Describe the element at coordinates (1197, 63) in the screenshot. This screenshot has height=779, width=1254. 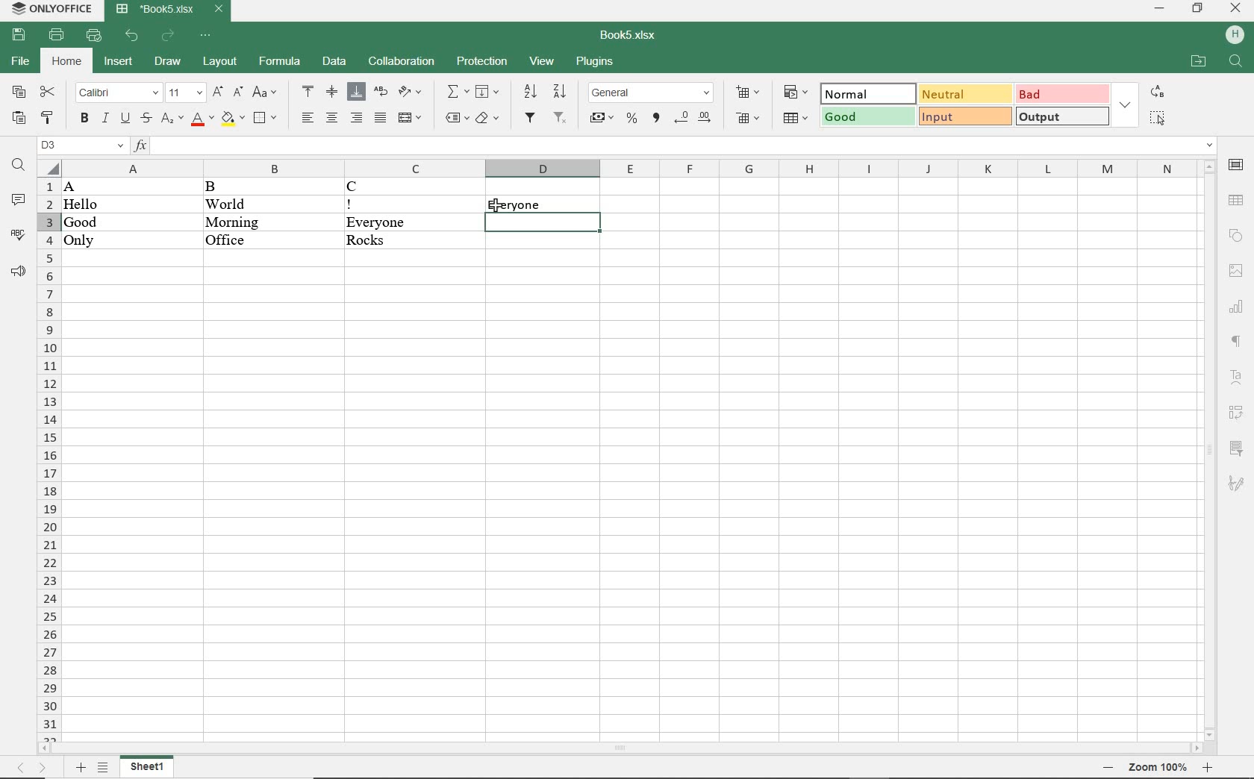
I see `open file location` at that location.